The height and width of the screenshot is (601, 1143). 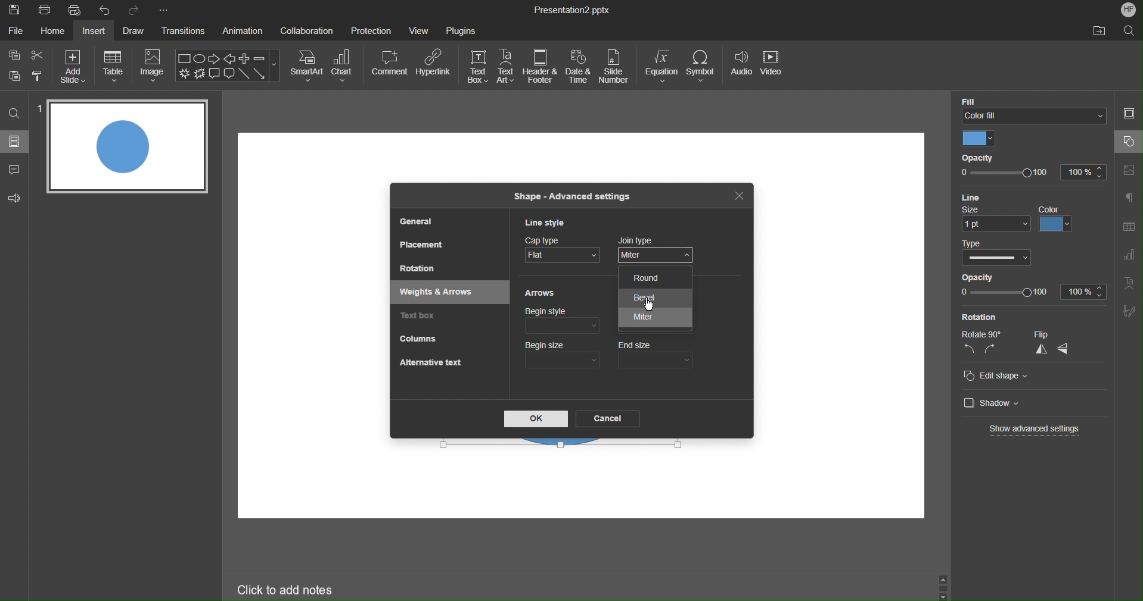 I want to click on Shape Settings, so click(x=1128, y=142).